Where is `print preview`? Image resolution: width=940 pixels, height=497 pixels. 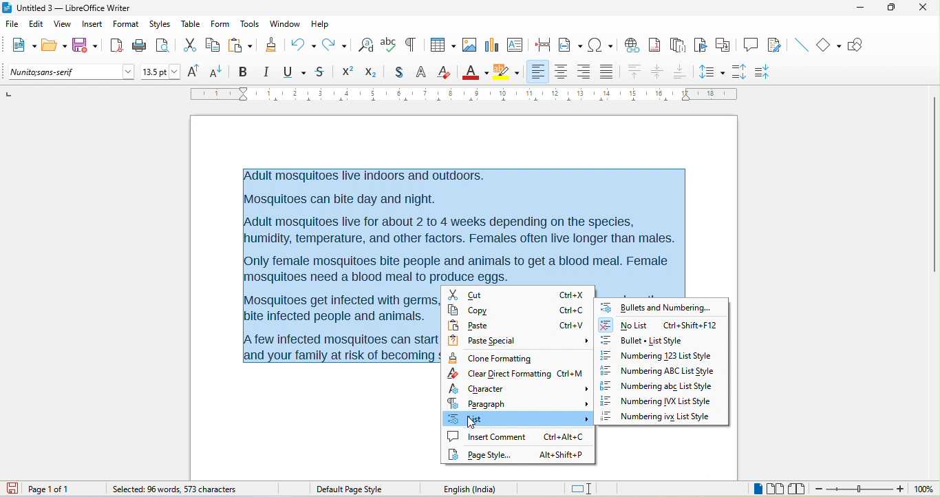
print preview is located at coordinates (166, 44).